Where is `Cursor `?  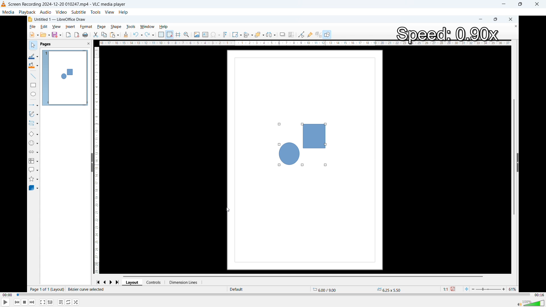 Cursor  is located at coordinates (228, 210).